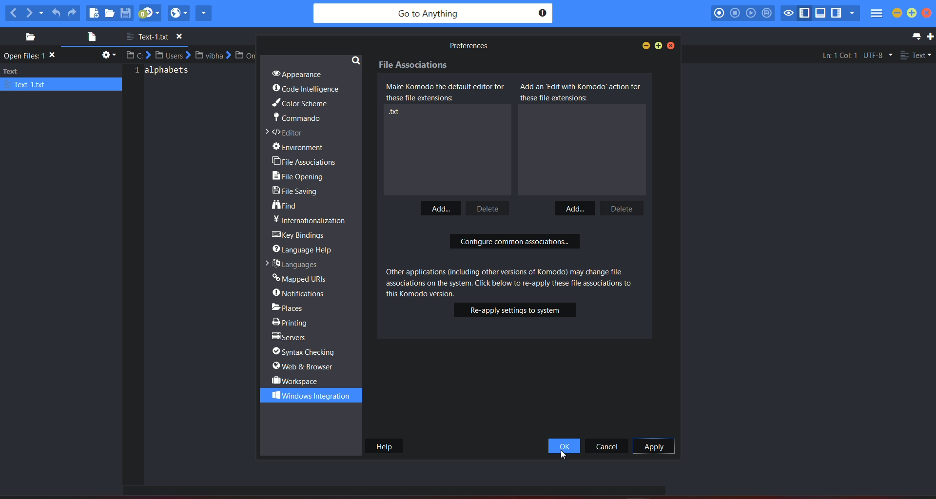 The height and width of the screenshot is (499, 936). Describe the element at coordinates (356, 59) in the screenshot. I see `search` at that location.